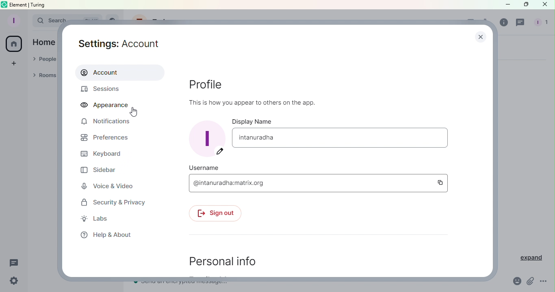 Image resolution: width=555 pixels, height=292 pixels. What do you see at coordinates (253, 92) in the screenshot?
I see `Profile` at bounding box center [253, 92].